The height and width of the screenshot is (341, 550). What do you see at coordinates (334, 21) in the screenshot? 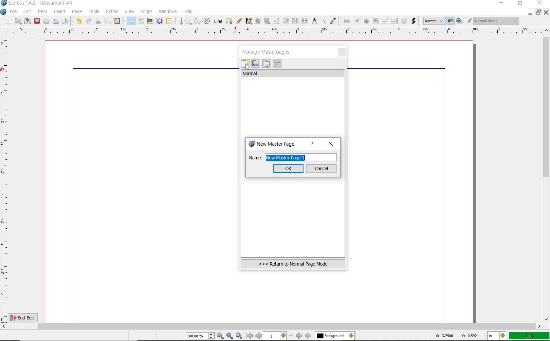
I see `eye dropper` at bounding box center [334, 21].